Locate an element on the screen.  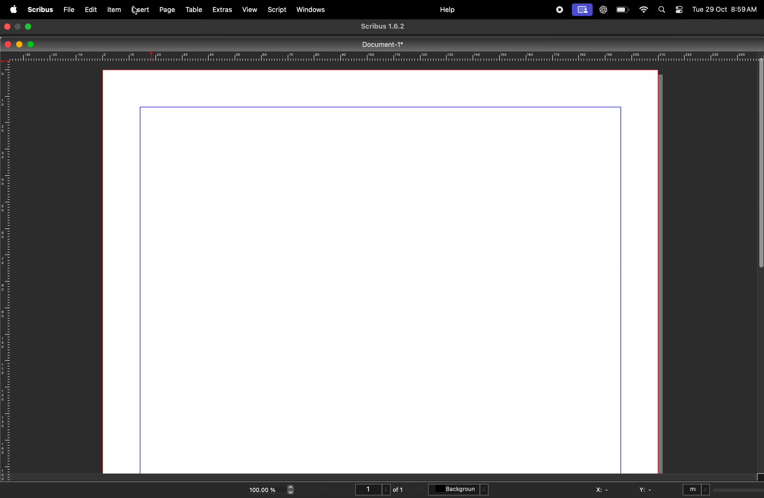
1 is located at coordinates (371, 489).